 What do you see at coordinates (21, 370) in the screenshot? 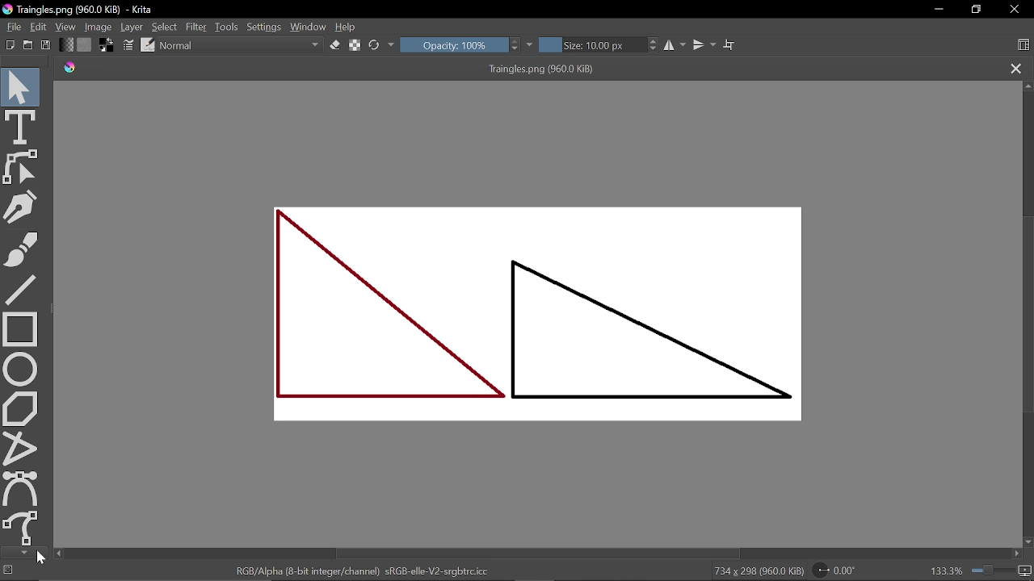
I see `Ellipse tool` at bounding box center [21, 370].